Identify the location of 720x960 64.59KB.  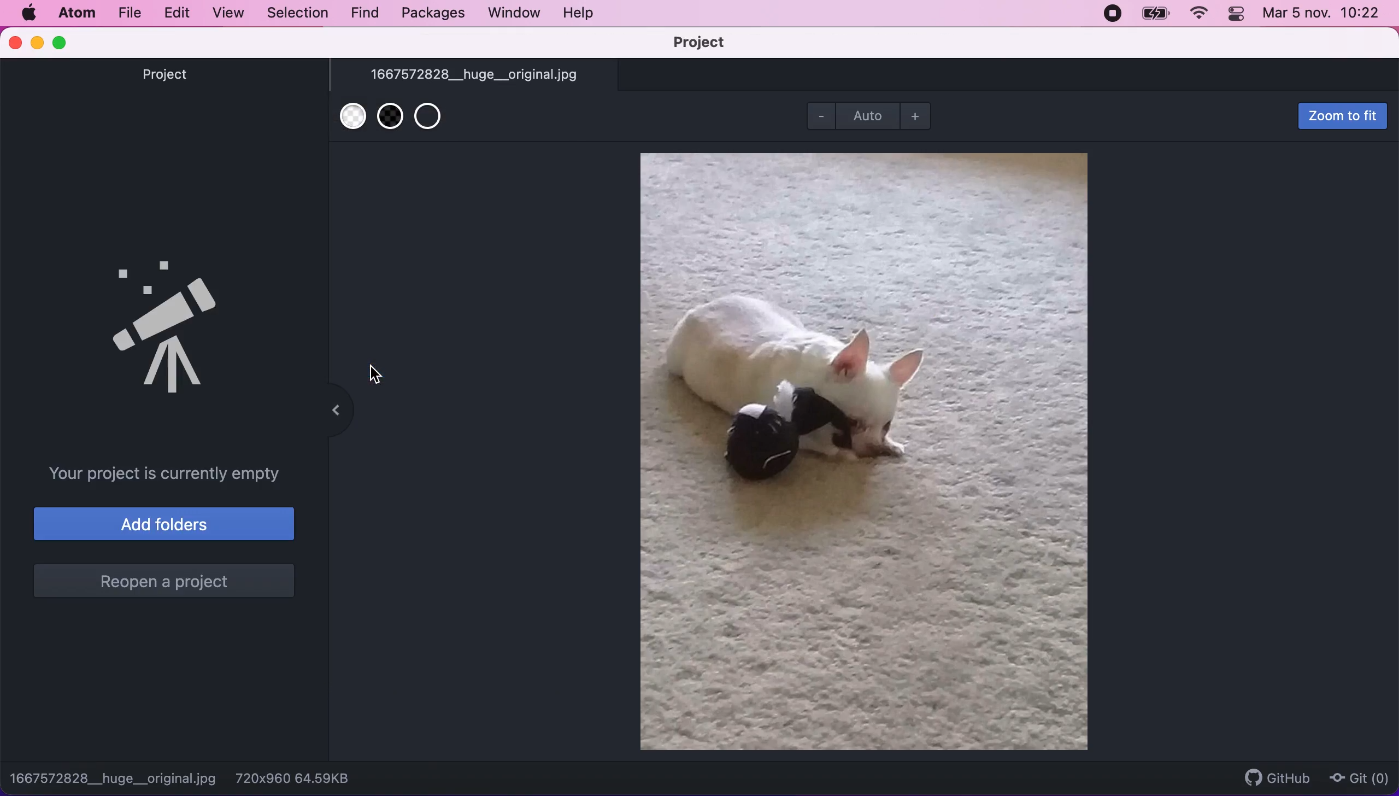
(301, 778).